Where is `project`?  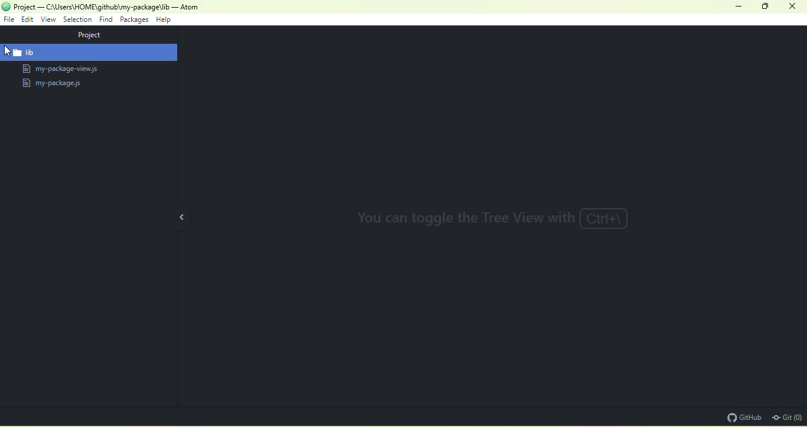 project is located at coordinates (96, 34).